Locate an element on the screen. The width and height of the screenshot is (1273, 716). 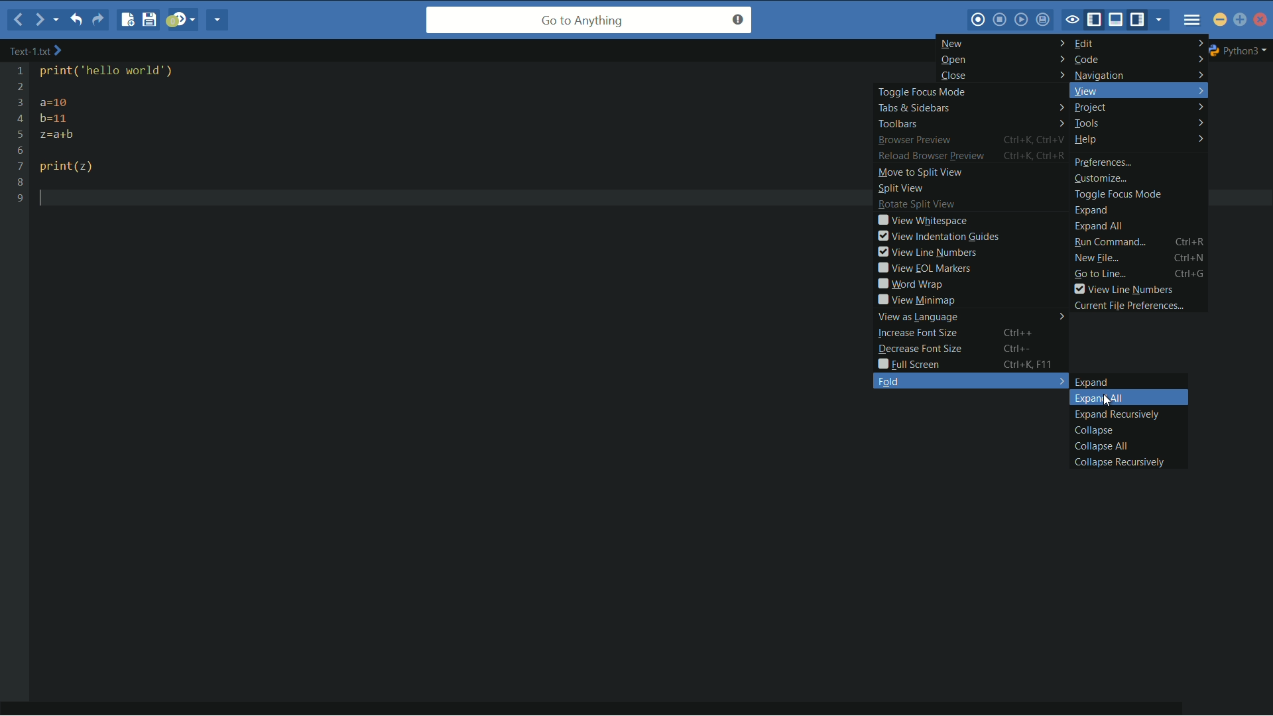
save file is located at coordinates (149, 20).